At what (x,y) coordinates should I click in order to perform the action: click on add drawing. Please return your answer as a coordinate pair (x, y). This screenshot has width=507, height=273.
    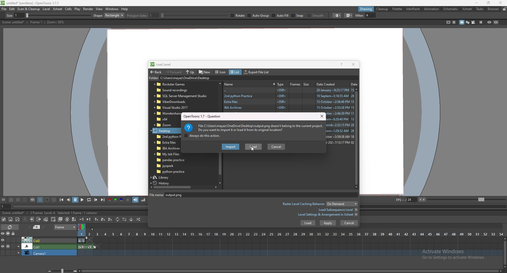
    Looking at the image, I should click on (54, 219).